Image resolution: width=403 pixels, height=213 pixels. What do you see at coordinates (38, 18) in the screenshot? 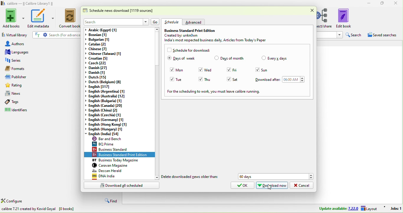
I see `edit metadata` at bounding box center [38, 18].